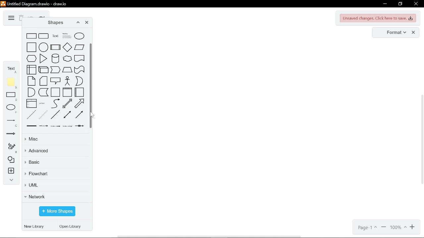  Describe the element at coordinates (55, 186) in the screenshot. I see `UML` at that location.